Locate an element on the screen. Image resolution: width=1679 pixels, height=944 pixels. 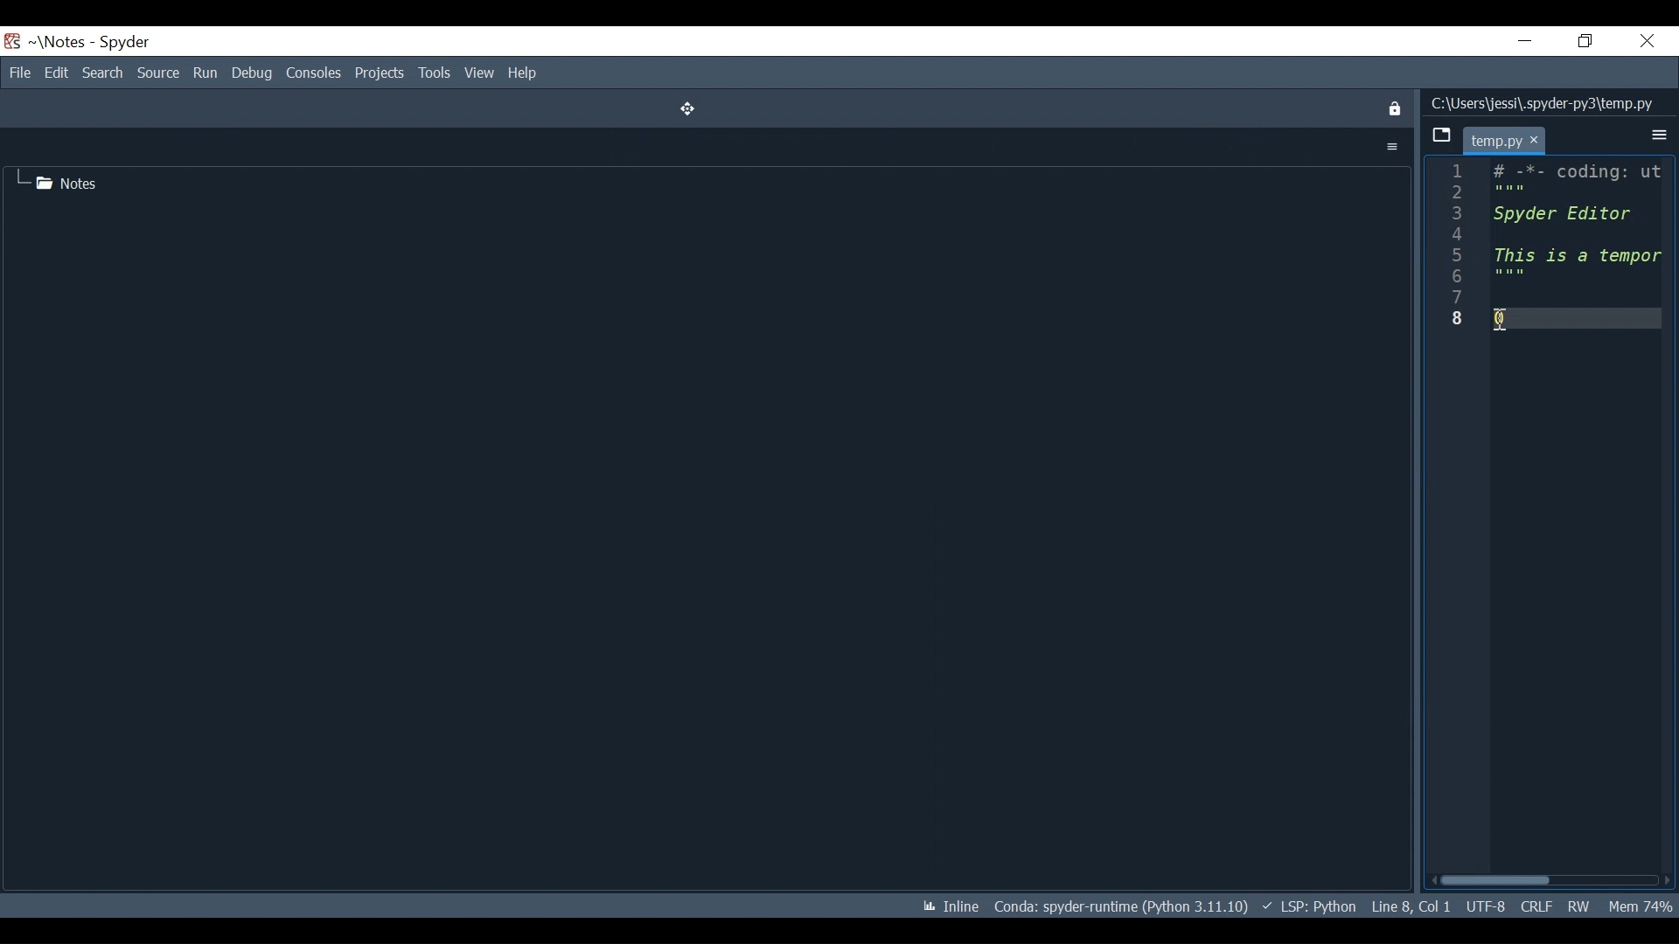
Close is located at coordinates (1648, 41).